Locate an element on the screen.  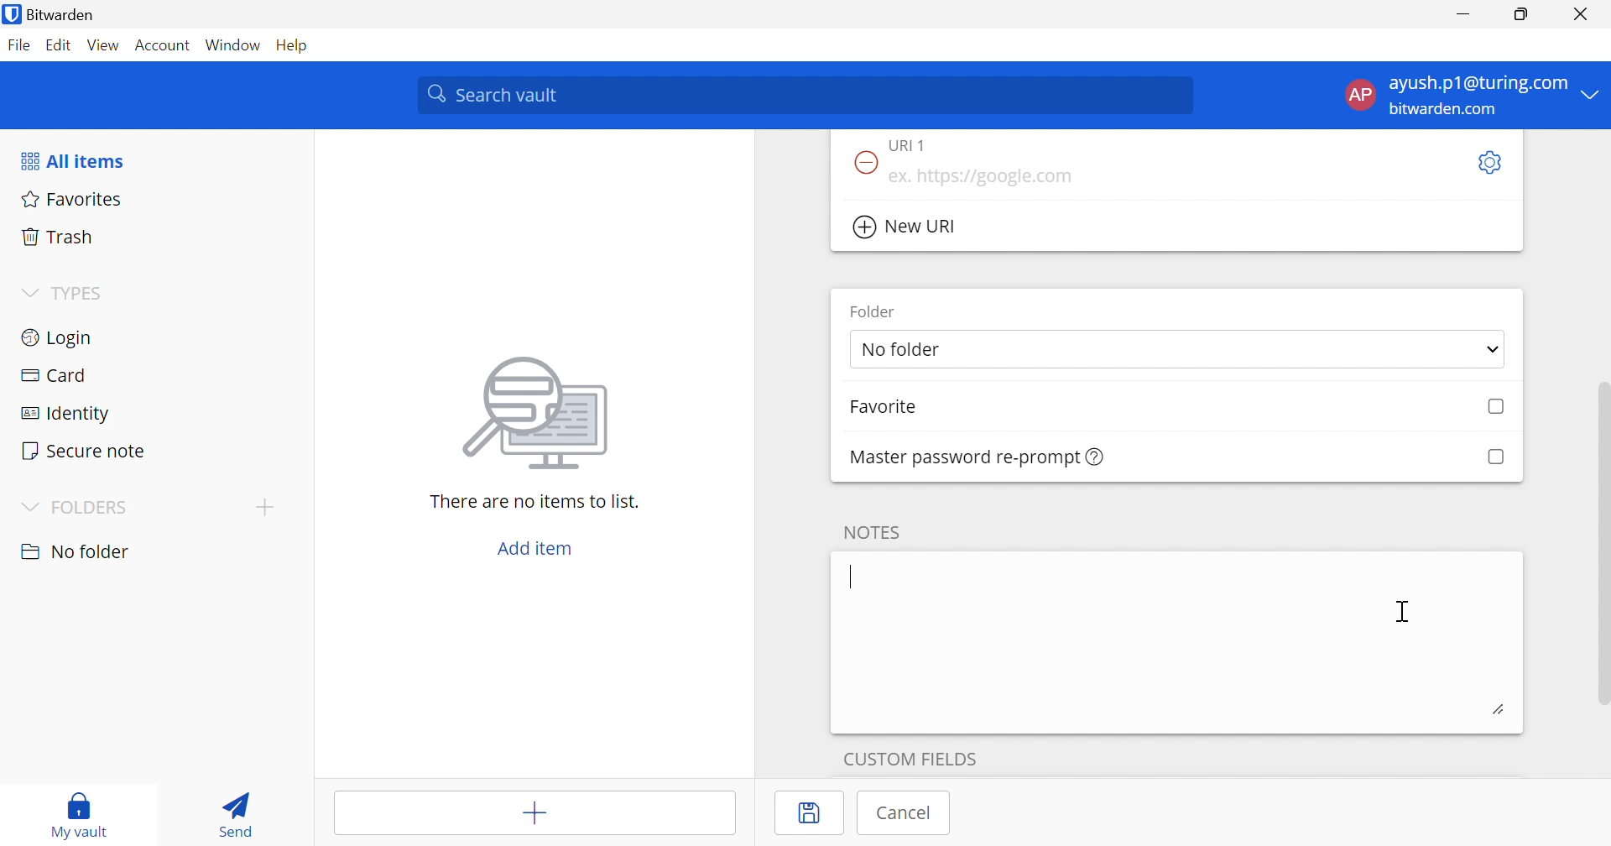
AP is located at coordinates (1358, 98).